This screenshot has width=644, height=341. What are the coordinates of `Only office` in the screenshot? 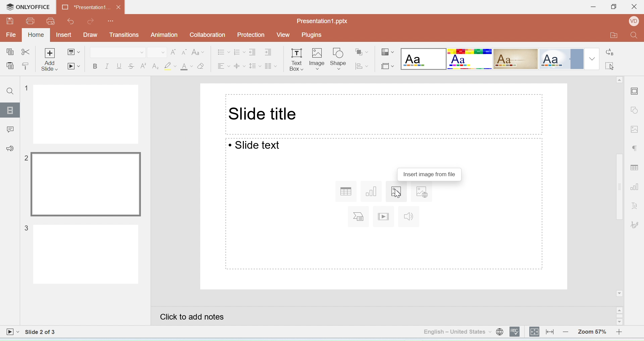 It's located at (29, 7).